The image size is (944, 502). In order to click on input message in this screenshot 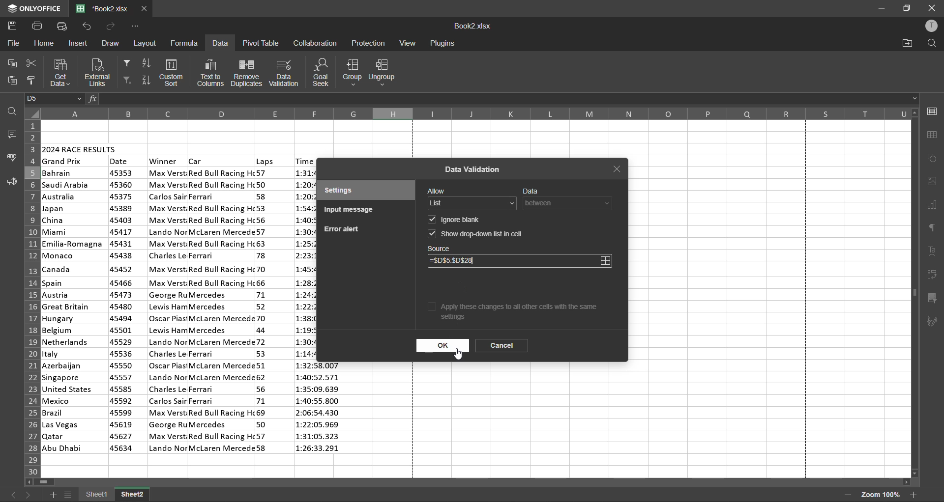, I will do `click(352, 211)`.